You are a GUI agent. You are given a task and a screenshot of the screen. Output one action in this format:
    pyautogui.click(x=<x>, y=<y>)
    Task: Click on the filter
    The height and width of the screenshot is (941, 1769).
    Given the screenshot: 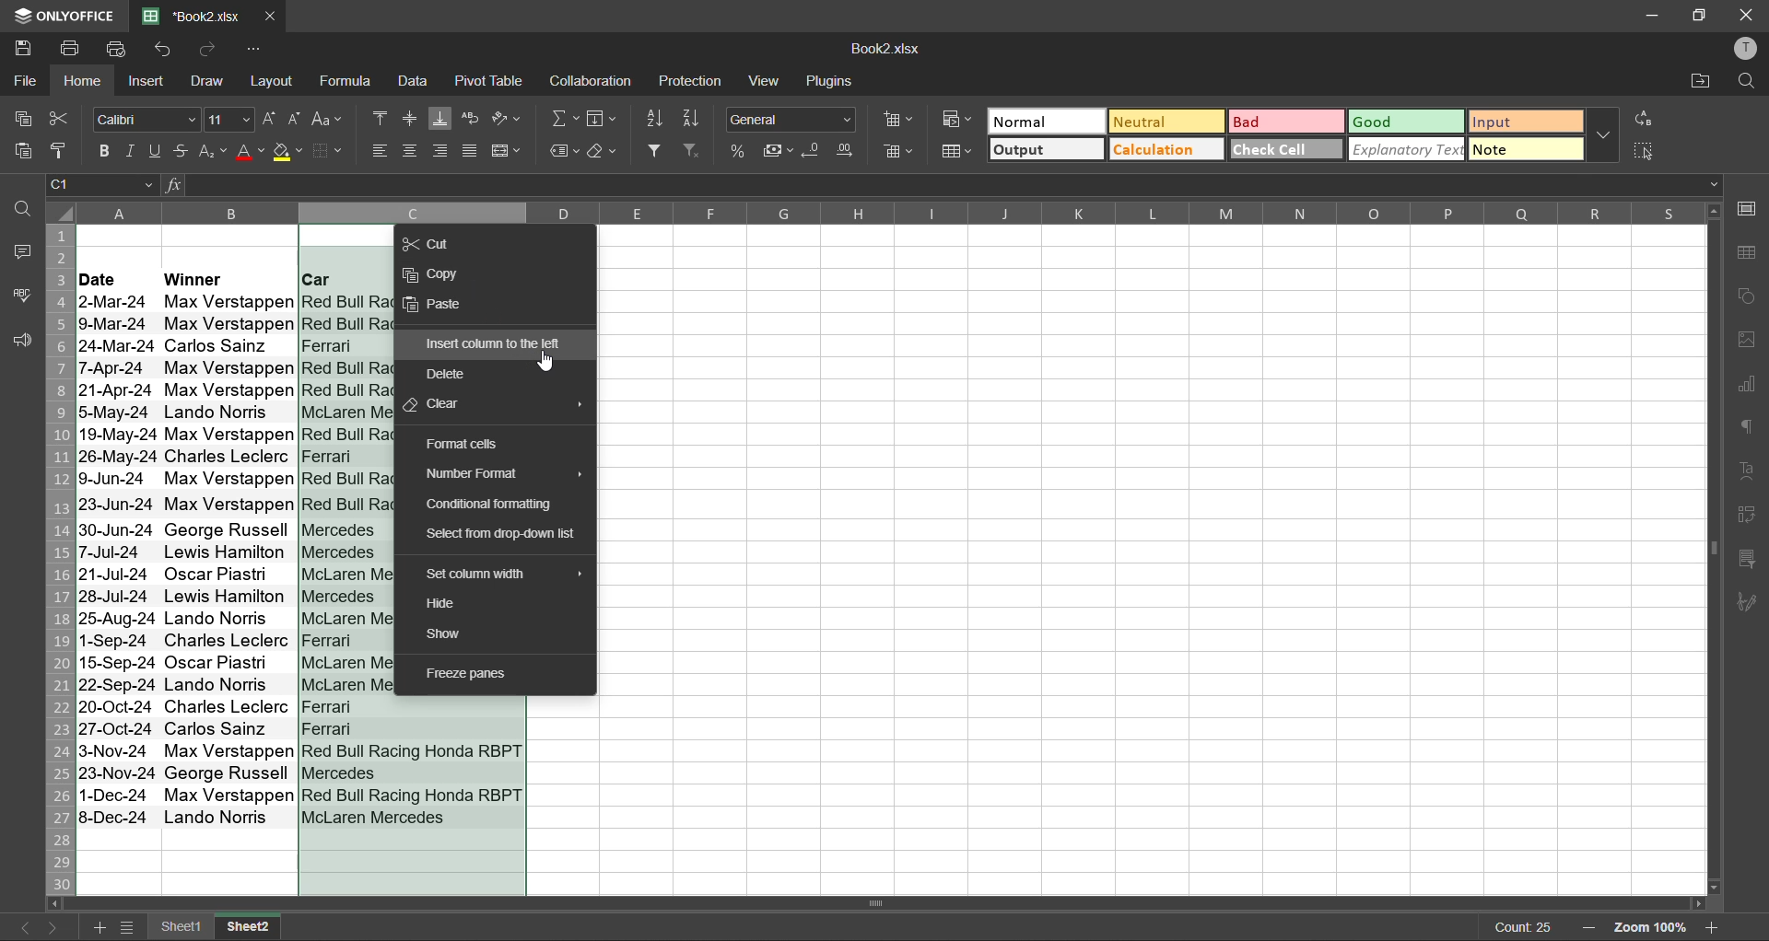 What is the action you would take?
    pyautogui.click(x=657, y=153)
    